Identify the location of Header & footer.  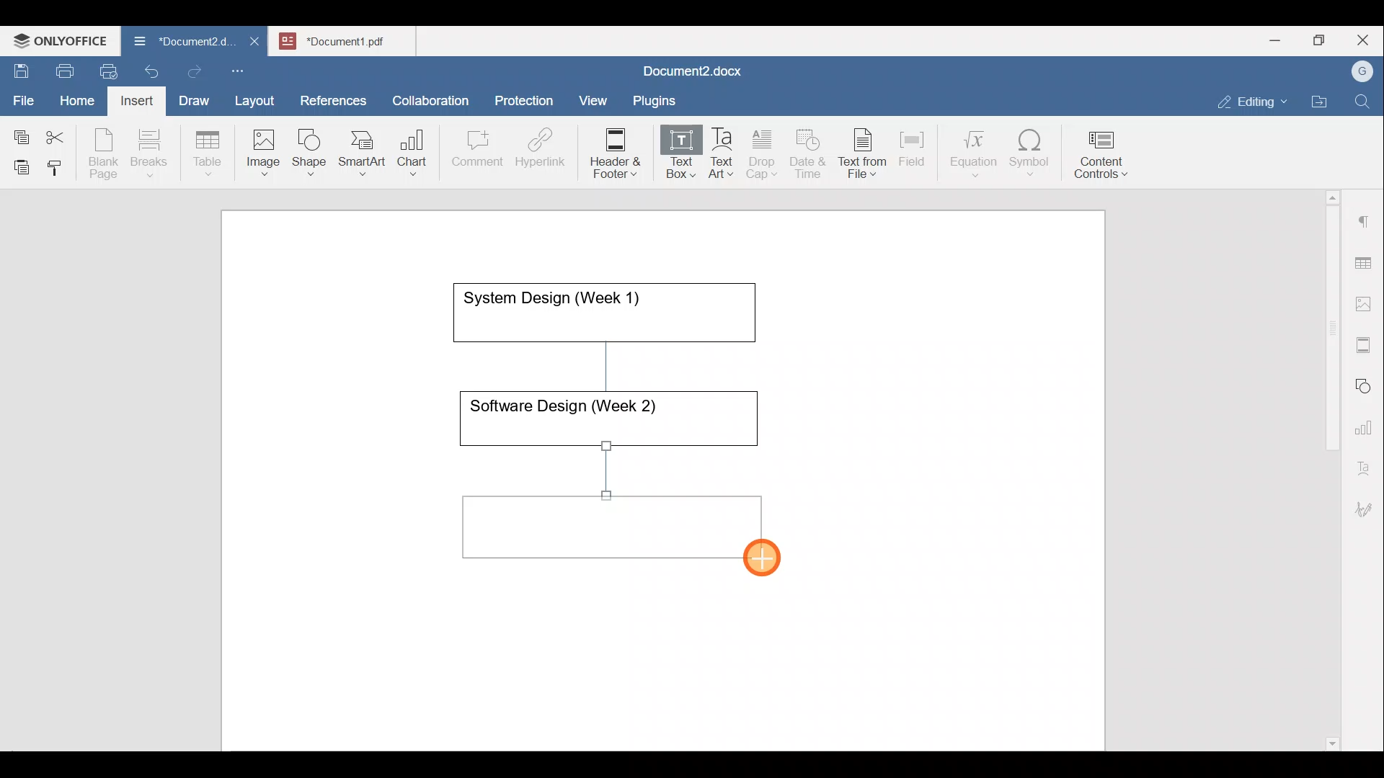
(611, 152).